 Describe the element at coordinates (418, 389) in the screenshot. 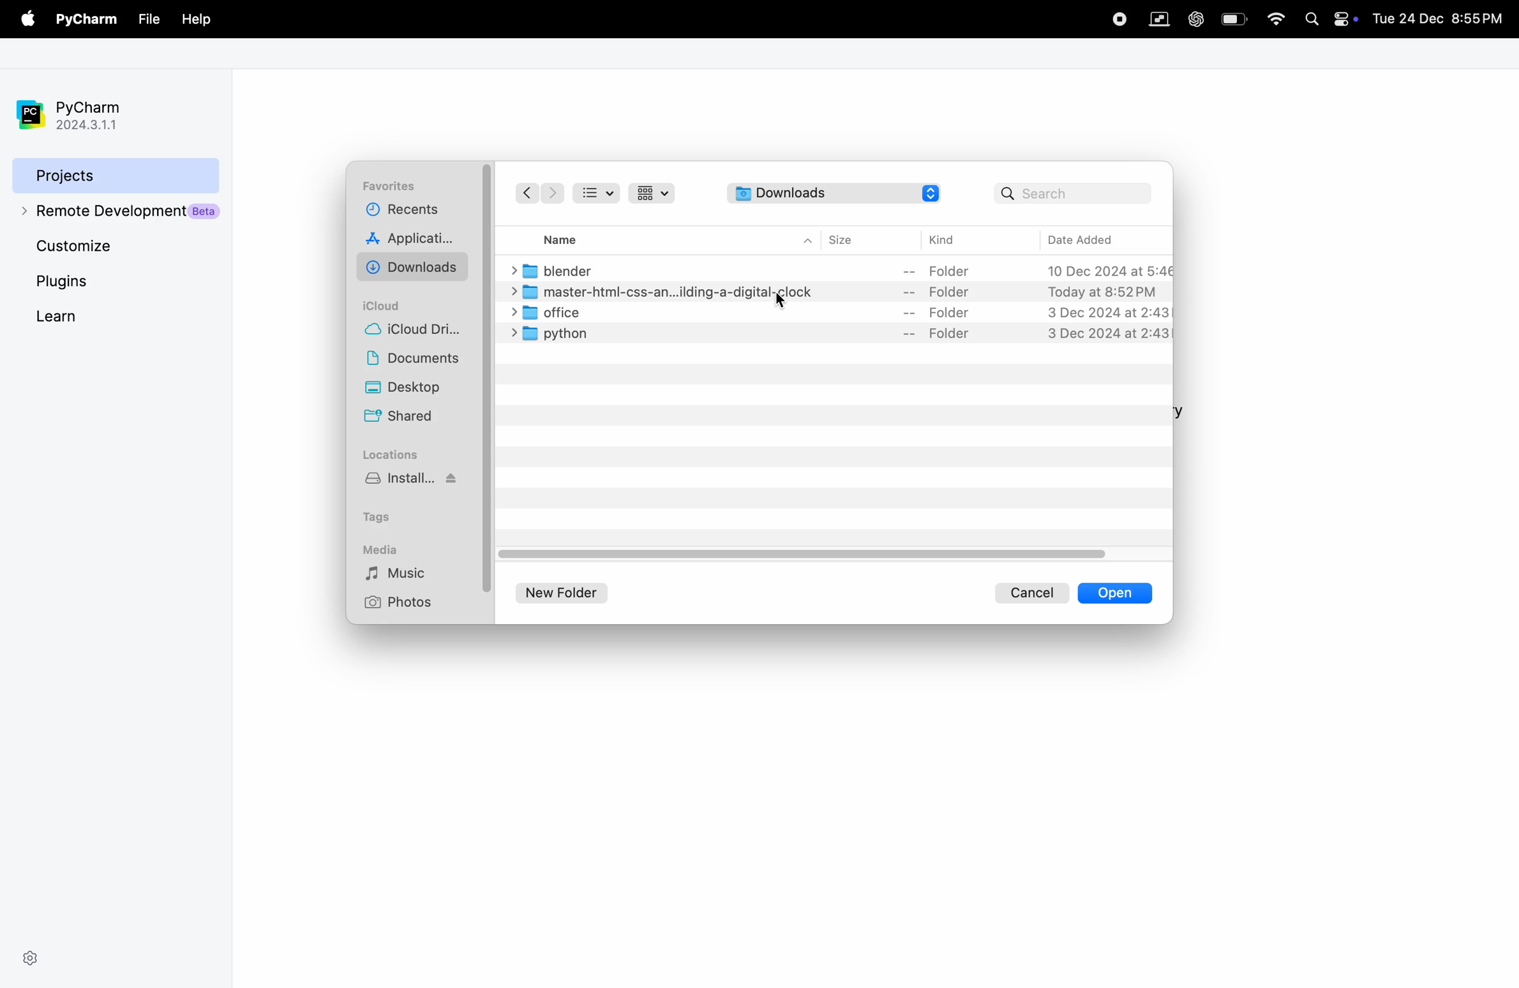

I see `desktop` at that location.